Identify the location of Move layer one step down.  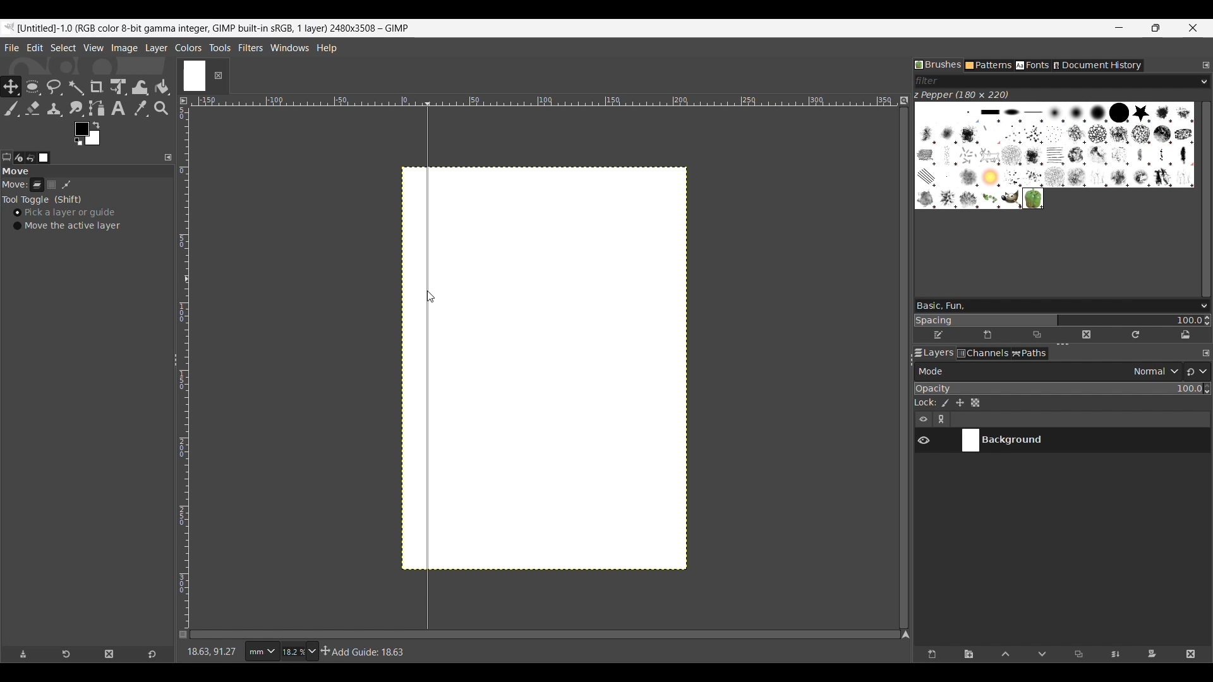
(1042, 655).